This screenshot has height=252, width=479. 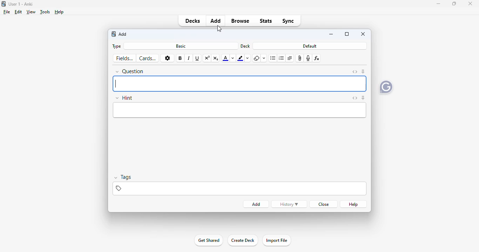 I want to click on get shared, so click(x=208, y=240).